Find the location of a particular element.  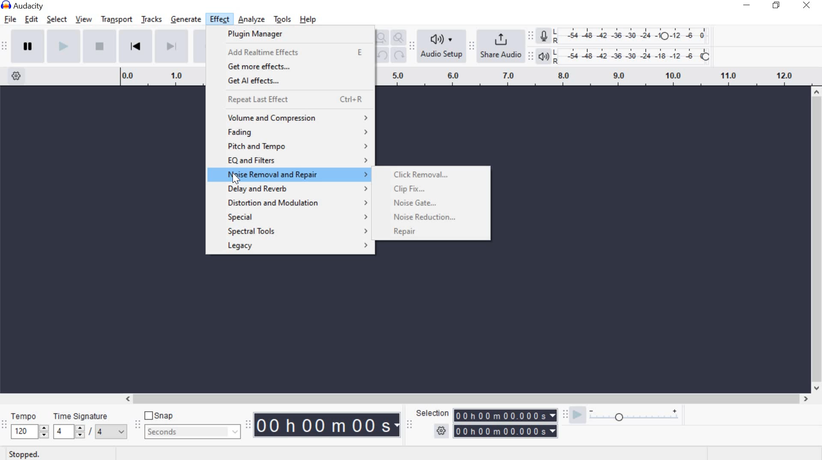

pitch and tempo is located at coordinates (301, 147).